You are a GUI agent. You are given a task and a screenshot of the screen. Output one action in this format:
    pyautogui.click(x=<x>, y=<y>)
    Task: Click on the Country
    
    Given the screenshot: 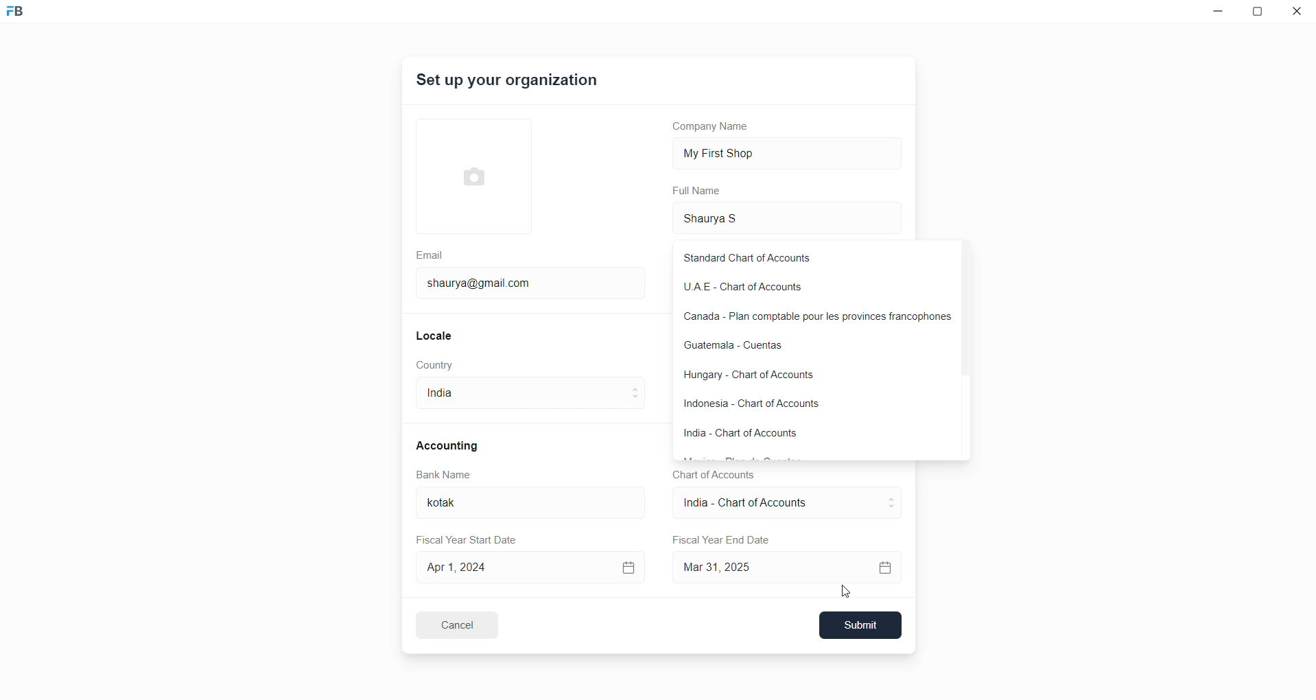 What is the action you would take?
    pyautogui.click(x=438, y=365)
    